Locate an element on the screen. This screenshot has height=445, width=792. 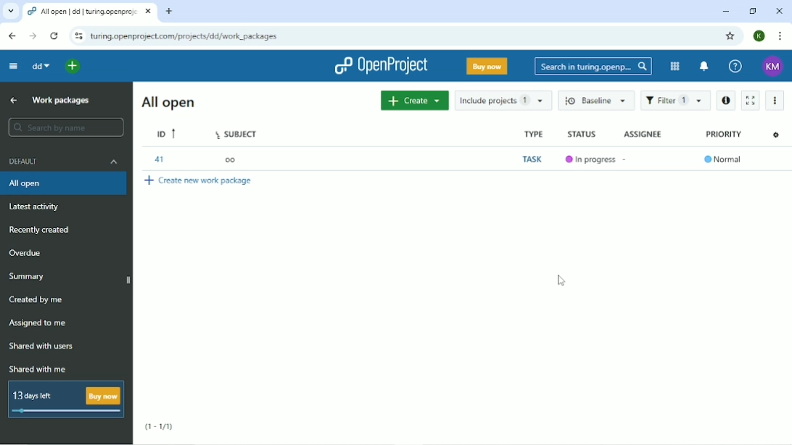
Summary is located at coordinates (27, 277).